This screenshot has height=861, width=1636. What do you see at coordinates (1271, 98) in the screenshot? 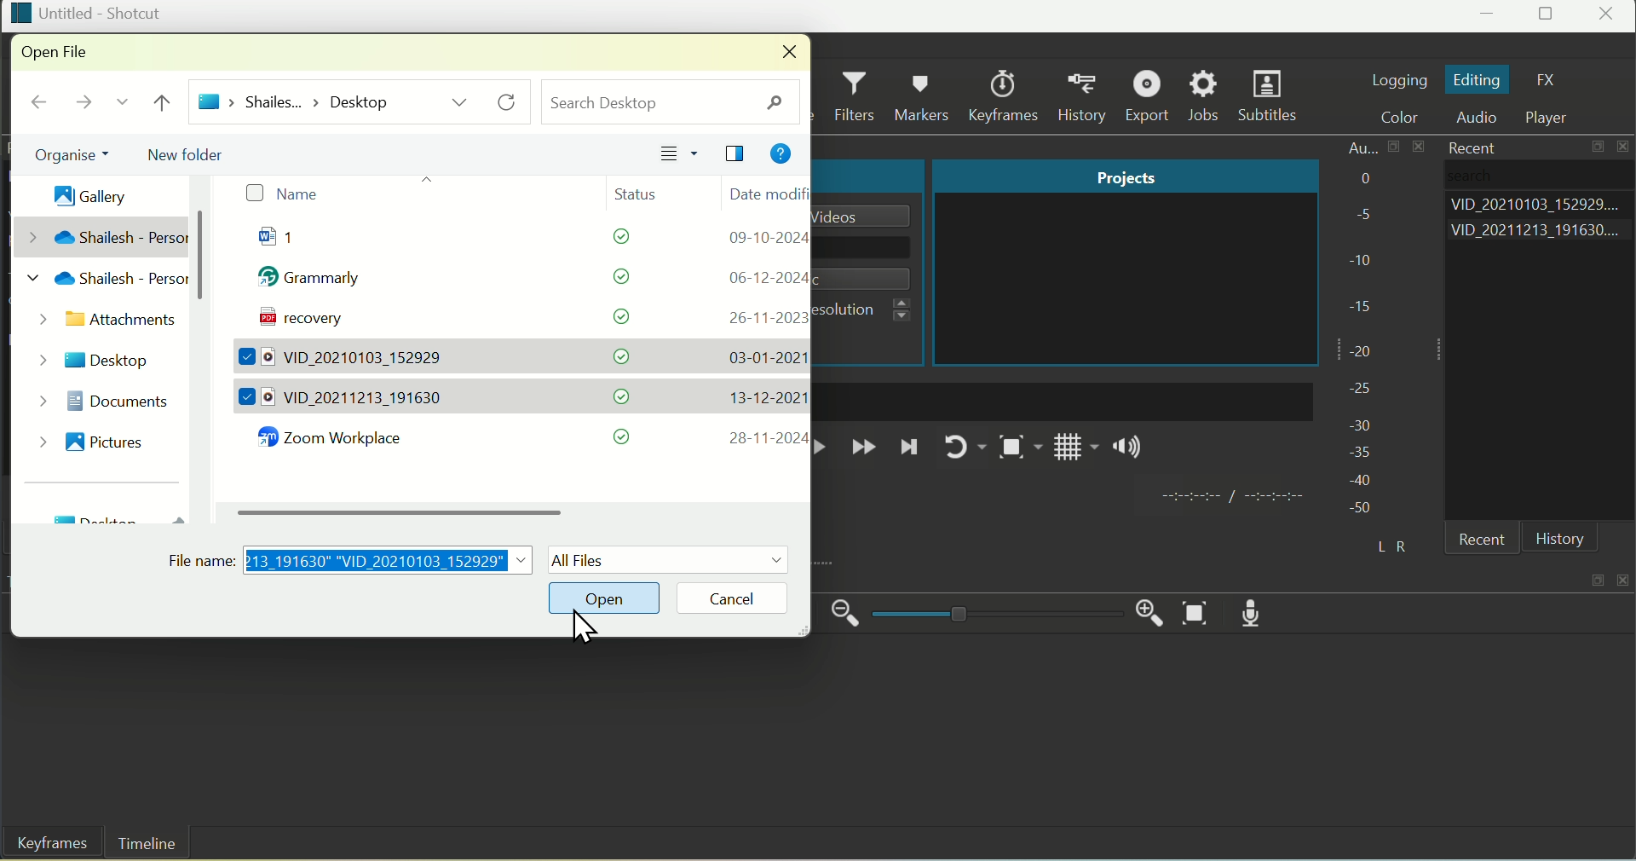
I see `Subtitles` at bounding box center [1271, 98].